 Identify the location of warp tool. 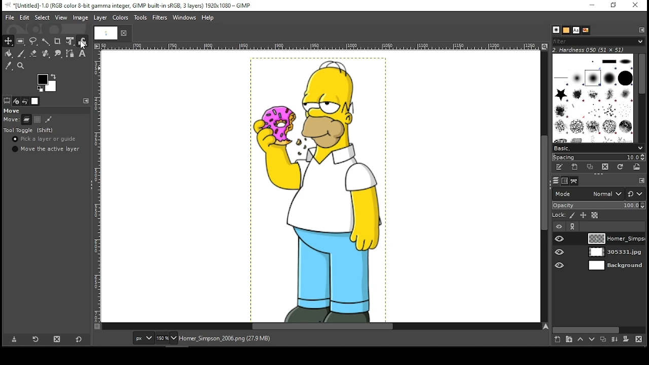
(82, 42).